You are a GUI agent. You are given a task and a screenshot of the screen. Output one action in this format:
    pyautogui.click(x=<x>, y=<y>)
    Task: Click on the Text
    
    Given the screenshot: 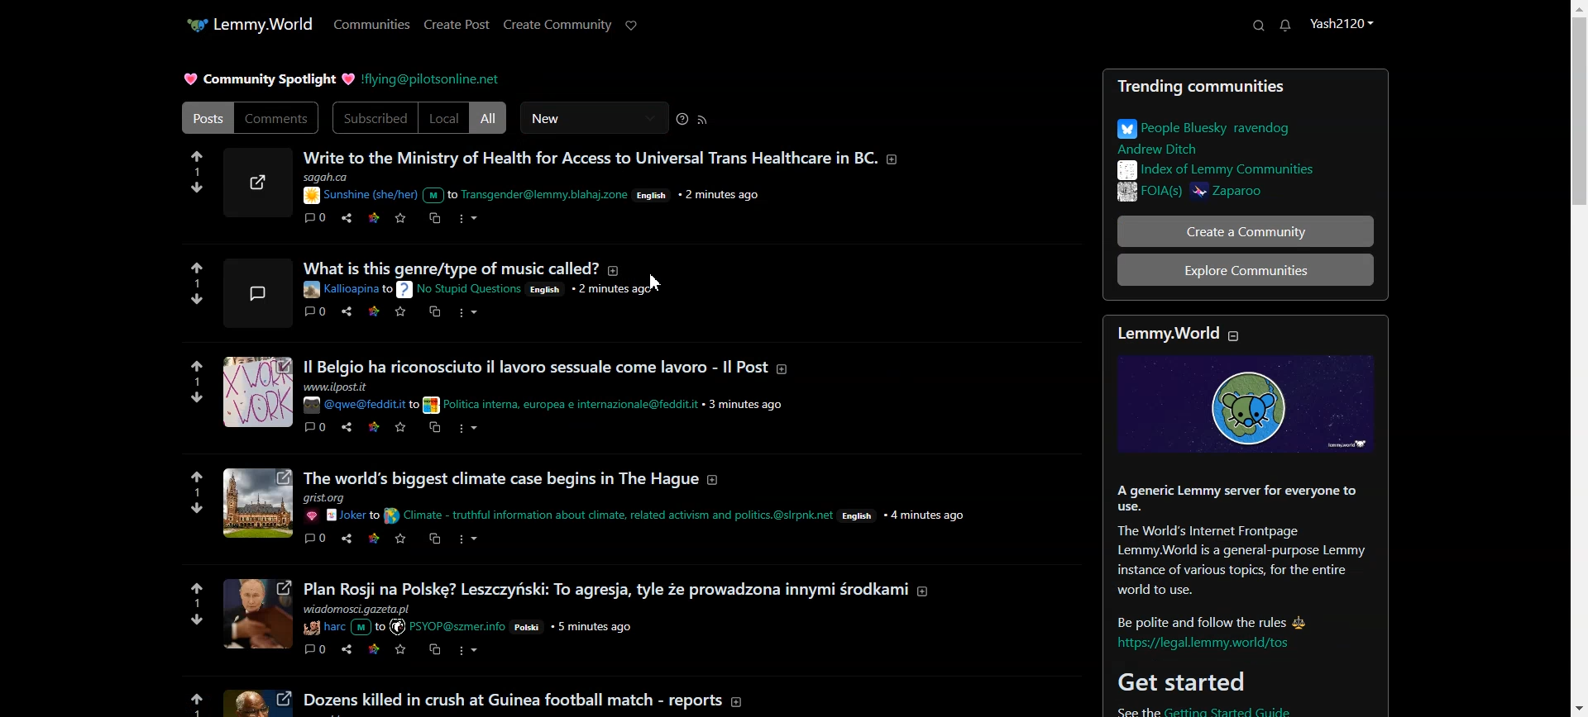 What is the action you would take?
    pyautogui.click(x=268, y=79)
    